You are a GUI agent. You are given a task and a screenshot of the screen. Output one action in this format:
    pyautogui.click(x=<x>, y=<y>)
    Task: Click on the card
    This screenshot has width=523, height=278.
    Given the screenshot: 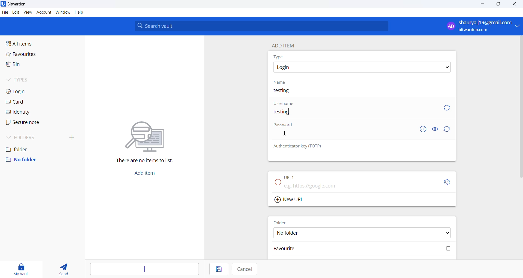 What is the action you would take?
    pyautogui.click(x=28, y=102)
    